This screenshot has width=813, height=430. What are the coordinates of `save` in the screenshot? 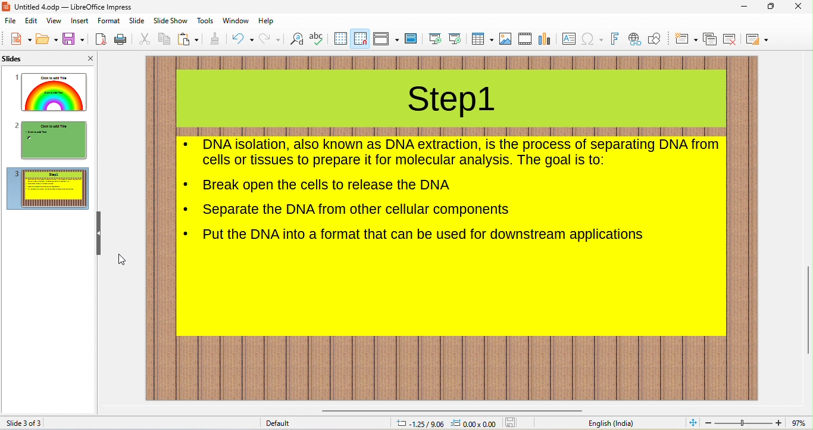 It's located at (512, 423).